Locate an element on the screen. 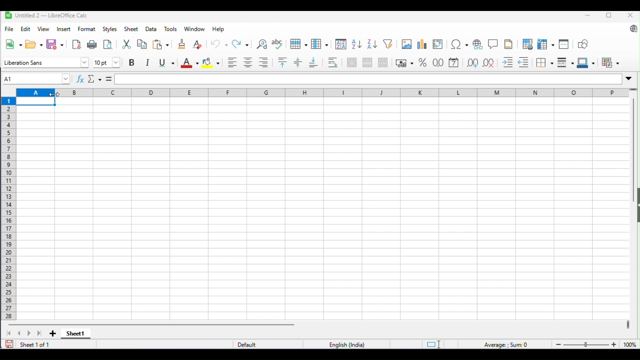  align to top is located at coordinates (283, 62).